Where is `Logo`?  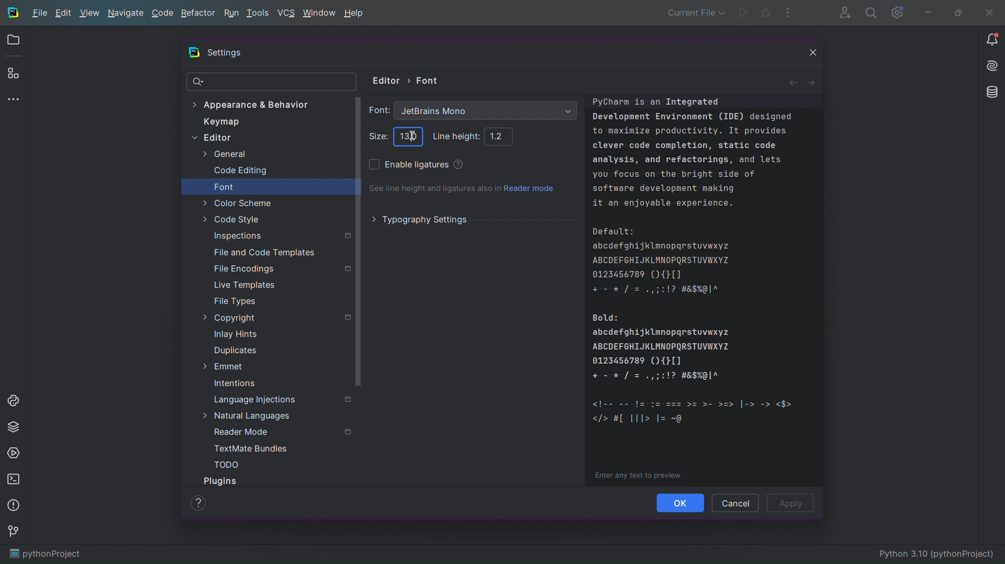 Logo is located at coordinates (194, 52).